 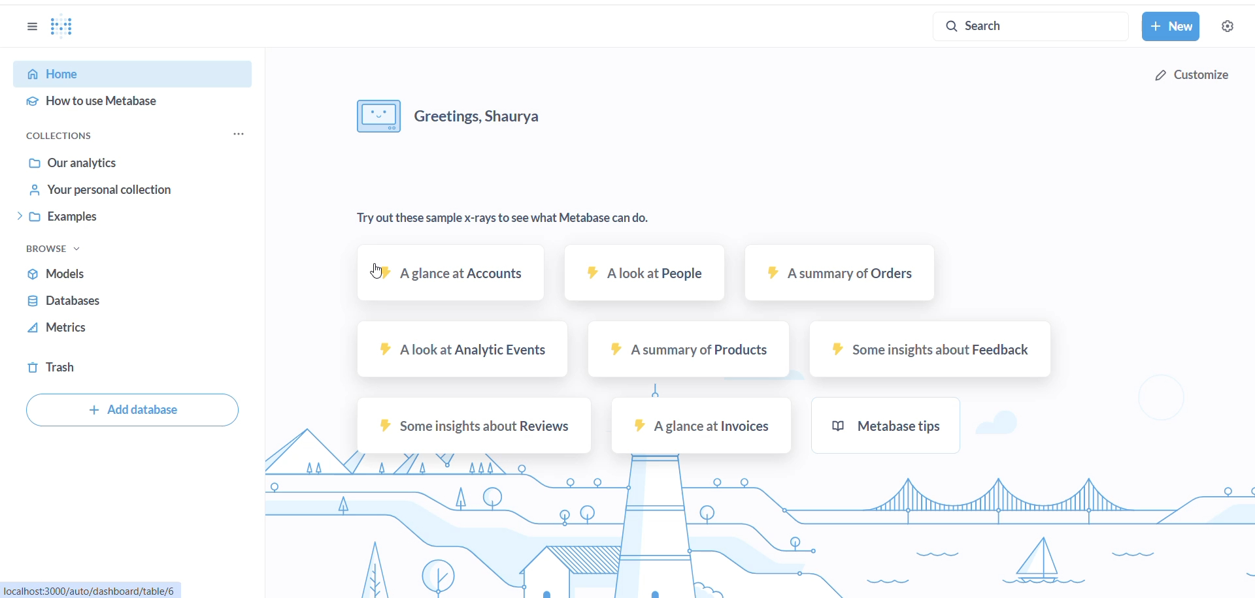 I want to click on your personal collections, so click(x=134, y=195).